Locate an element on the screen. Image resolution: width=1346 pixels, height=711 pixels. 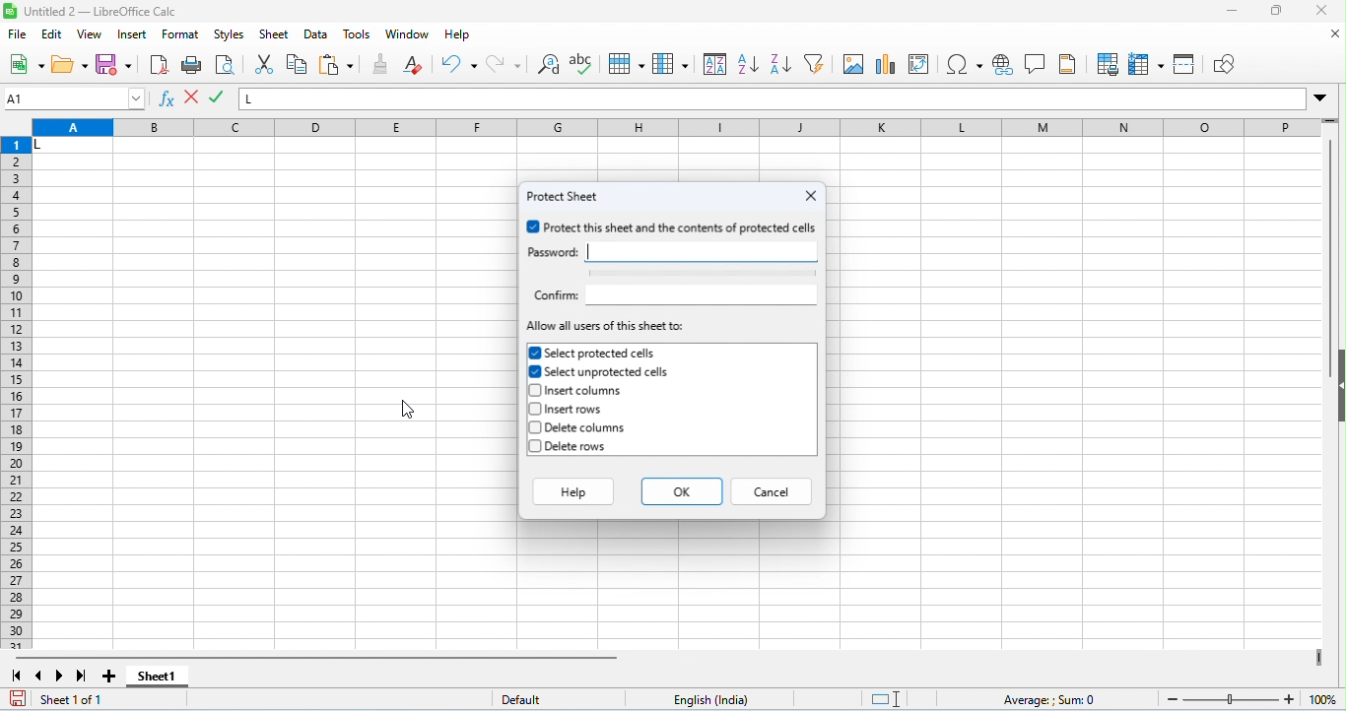
freeze rows and columns is located at coordinates (1148, 65).